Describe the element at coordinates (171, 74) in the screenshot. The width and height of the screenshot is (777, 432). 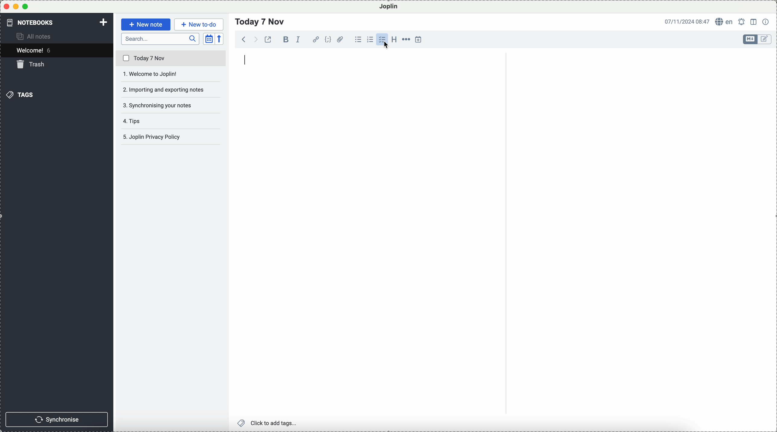
I see `welcome to Joplin` at that location.